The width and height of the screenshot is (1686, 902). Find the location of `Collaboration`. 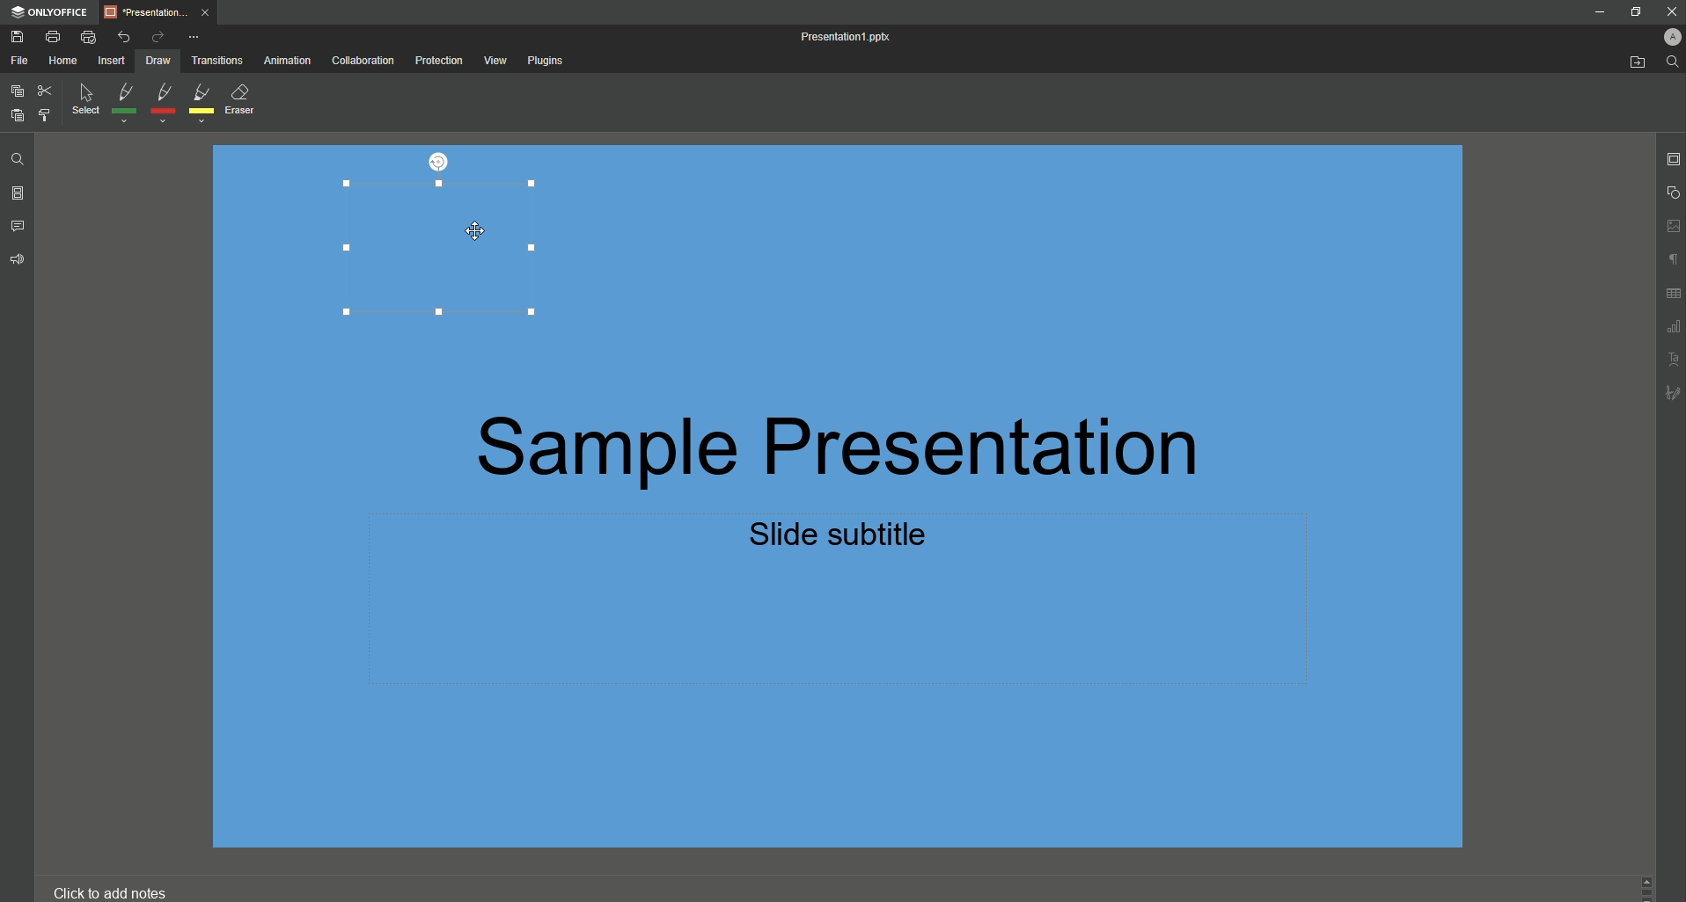

Collaboration is located at coordinates (362, 62).